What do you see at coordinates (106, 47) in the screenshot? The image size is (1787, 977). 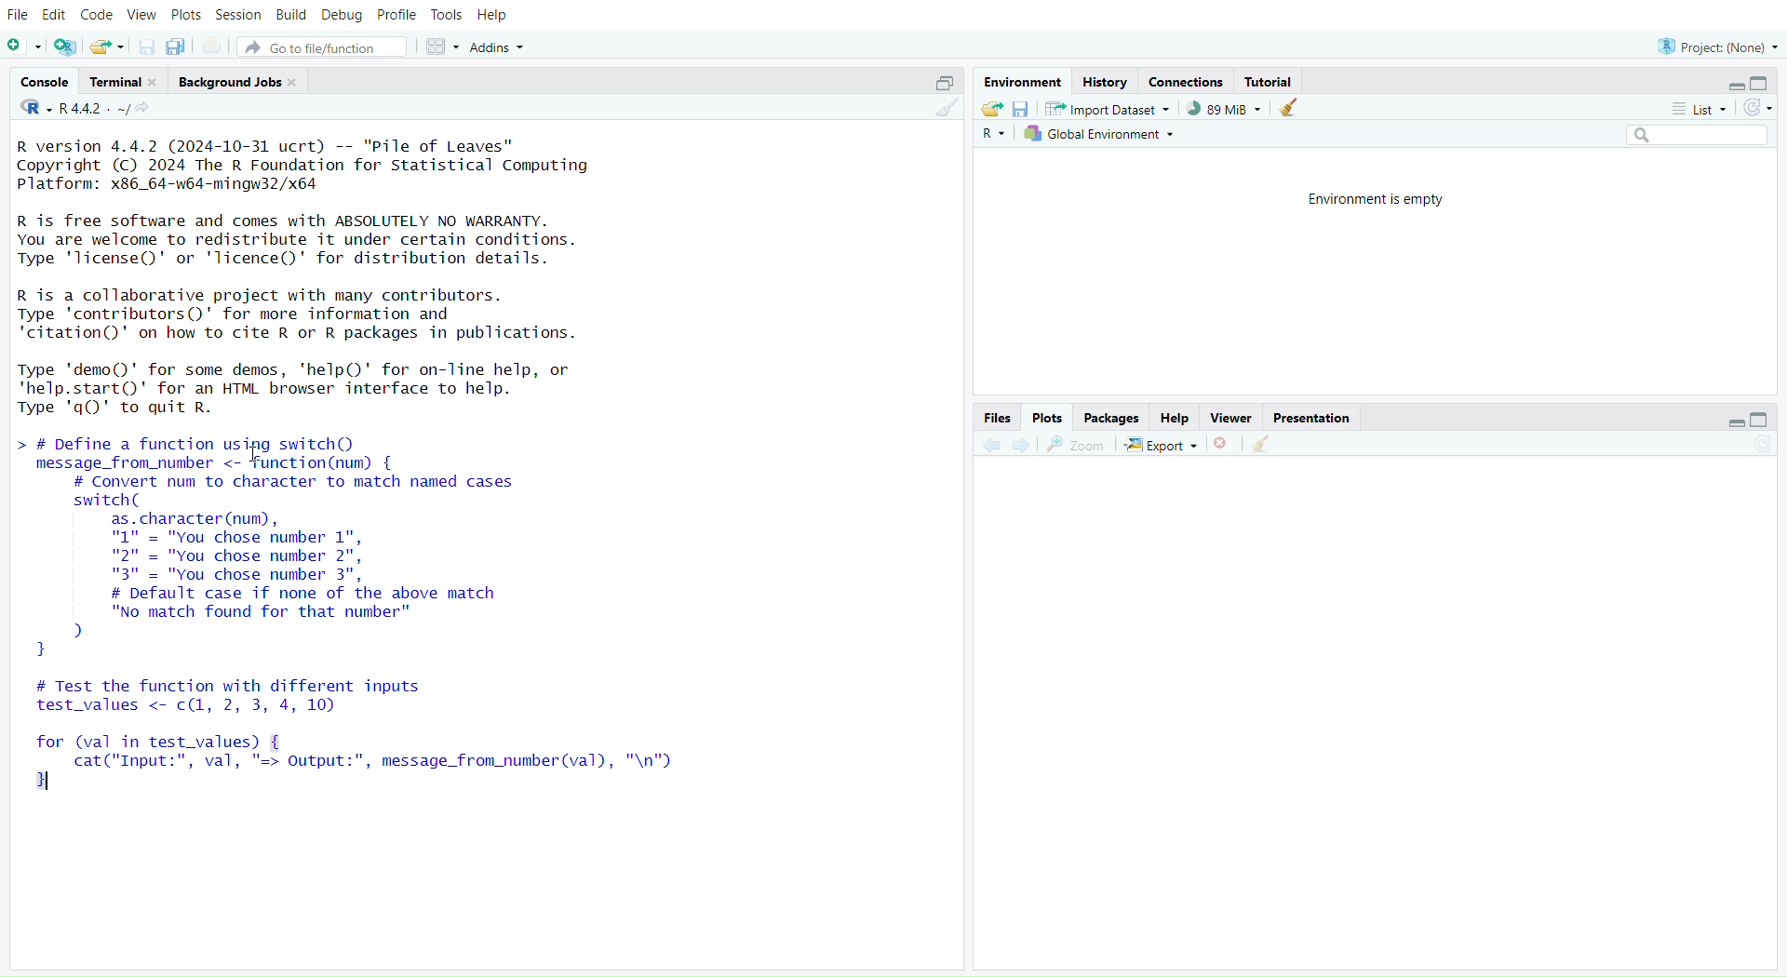 I see `Open an existing file (Ctrl + O)` at bounding box center [106, 47].